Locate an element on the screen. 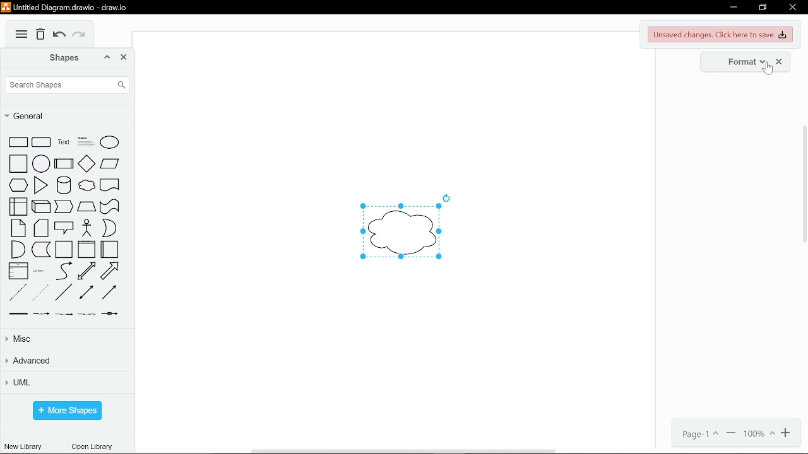  restore down is located at coordinates (763, 7).